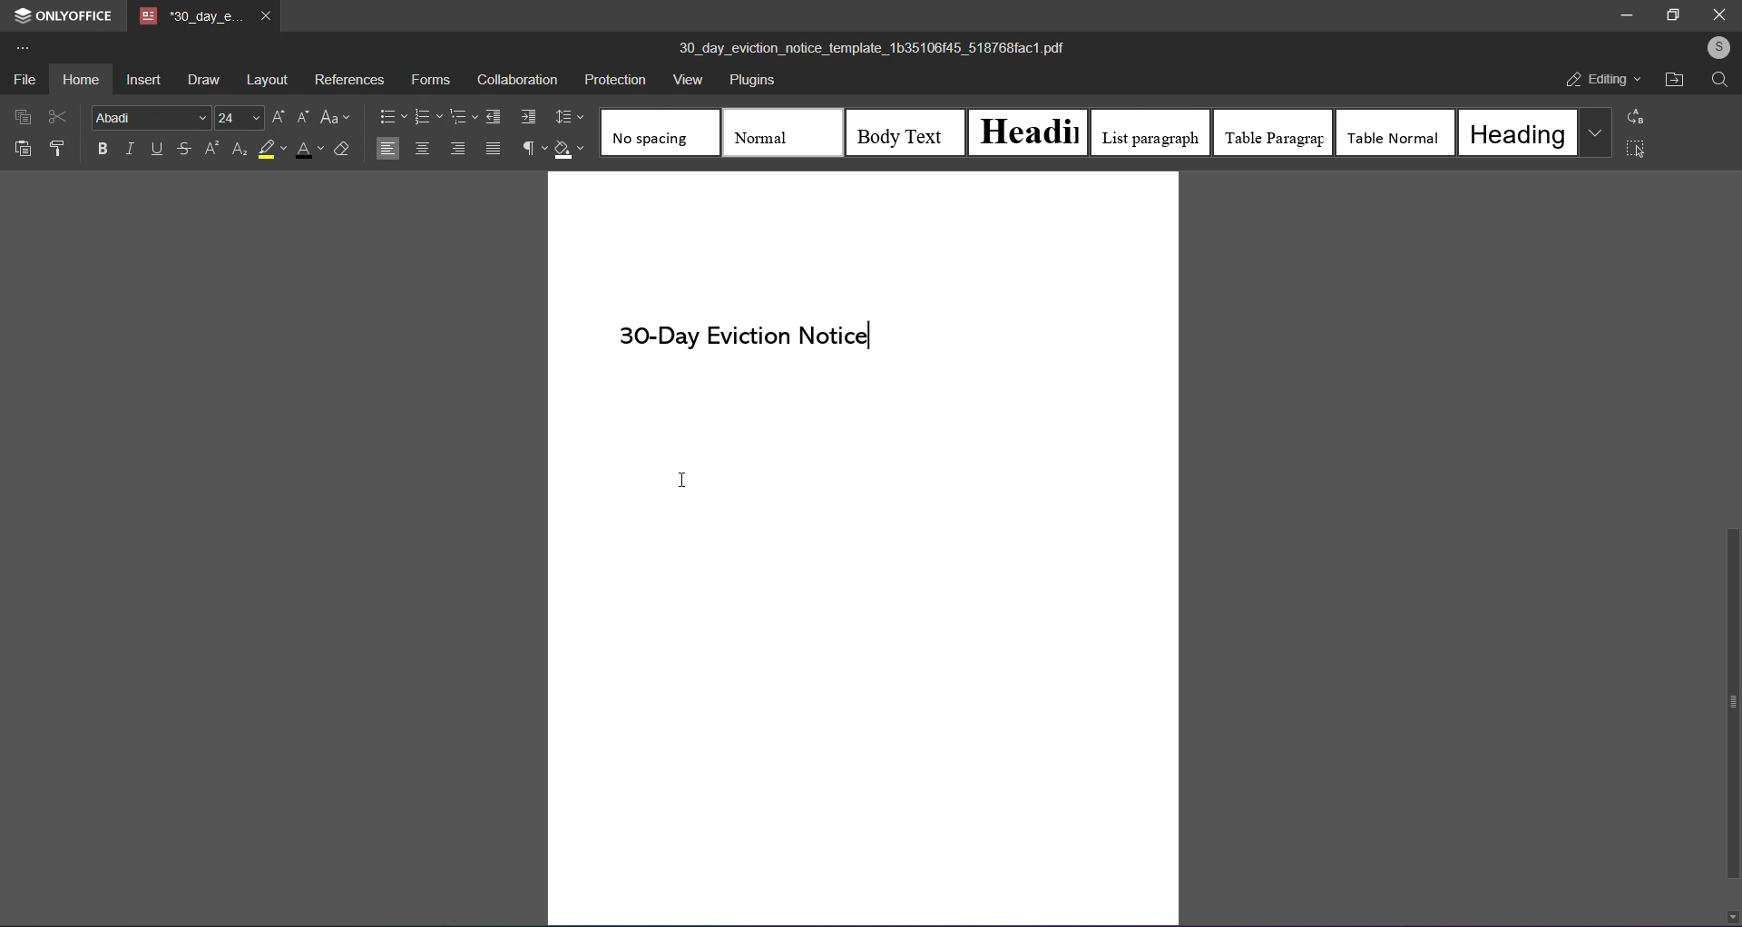 This screenshot has width=1742, height=927. What do you see at coordinates (1731, 914) in the screenshot?
I see `down` at bounding box center [1731, 914].